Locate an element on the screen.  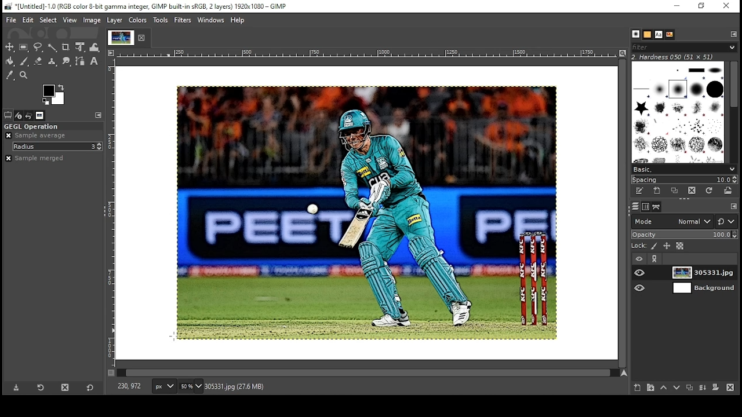
duplicate layer is located at coordinates (691, 388).